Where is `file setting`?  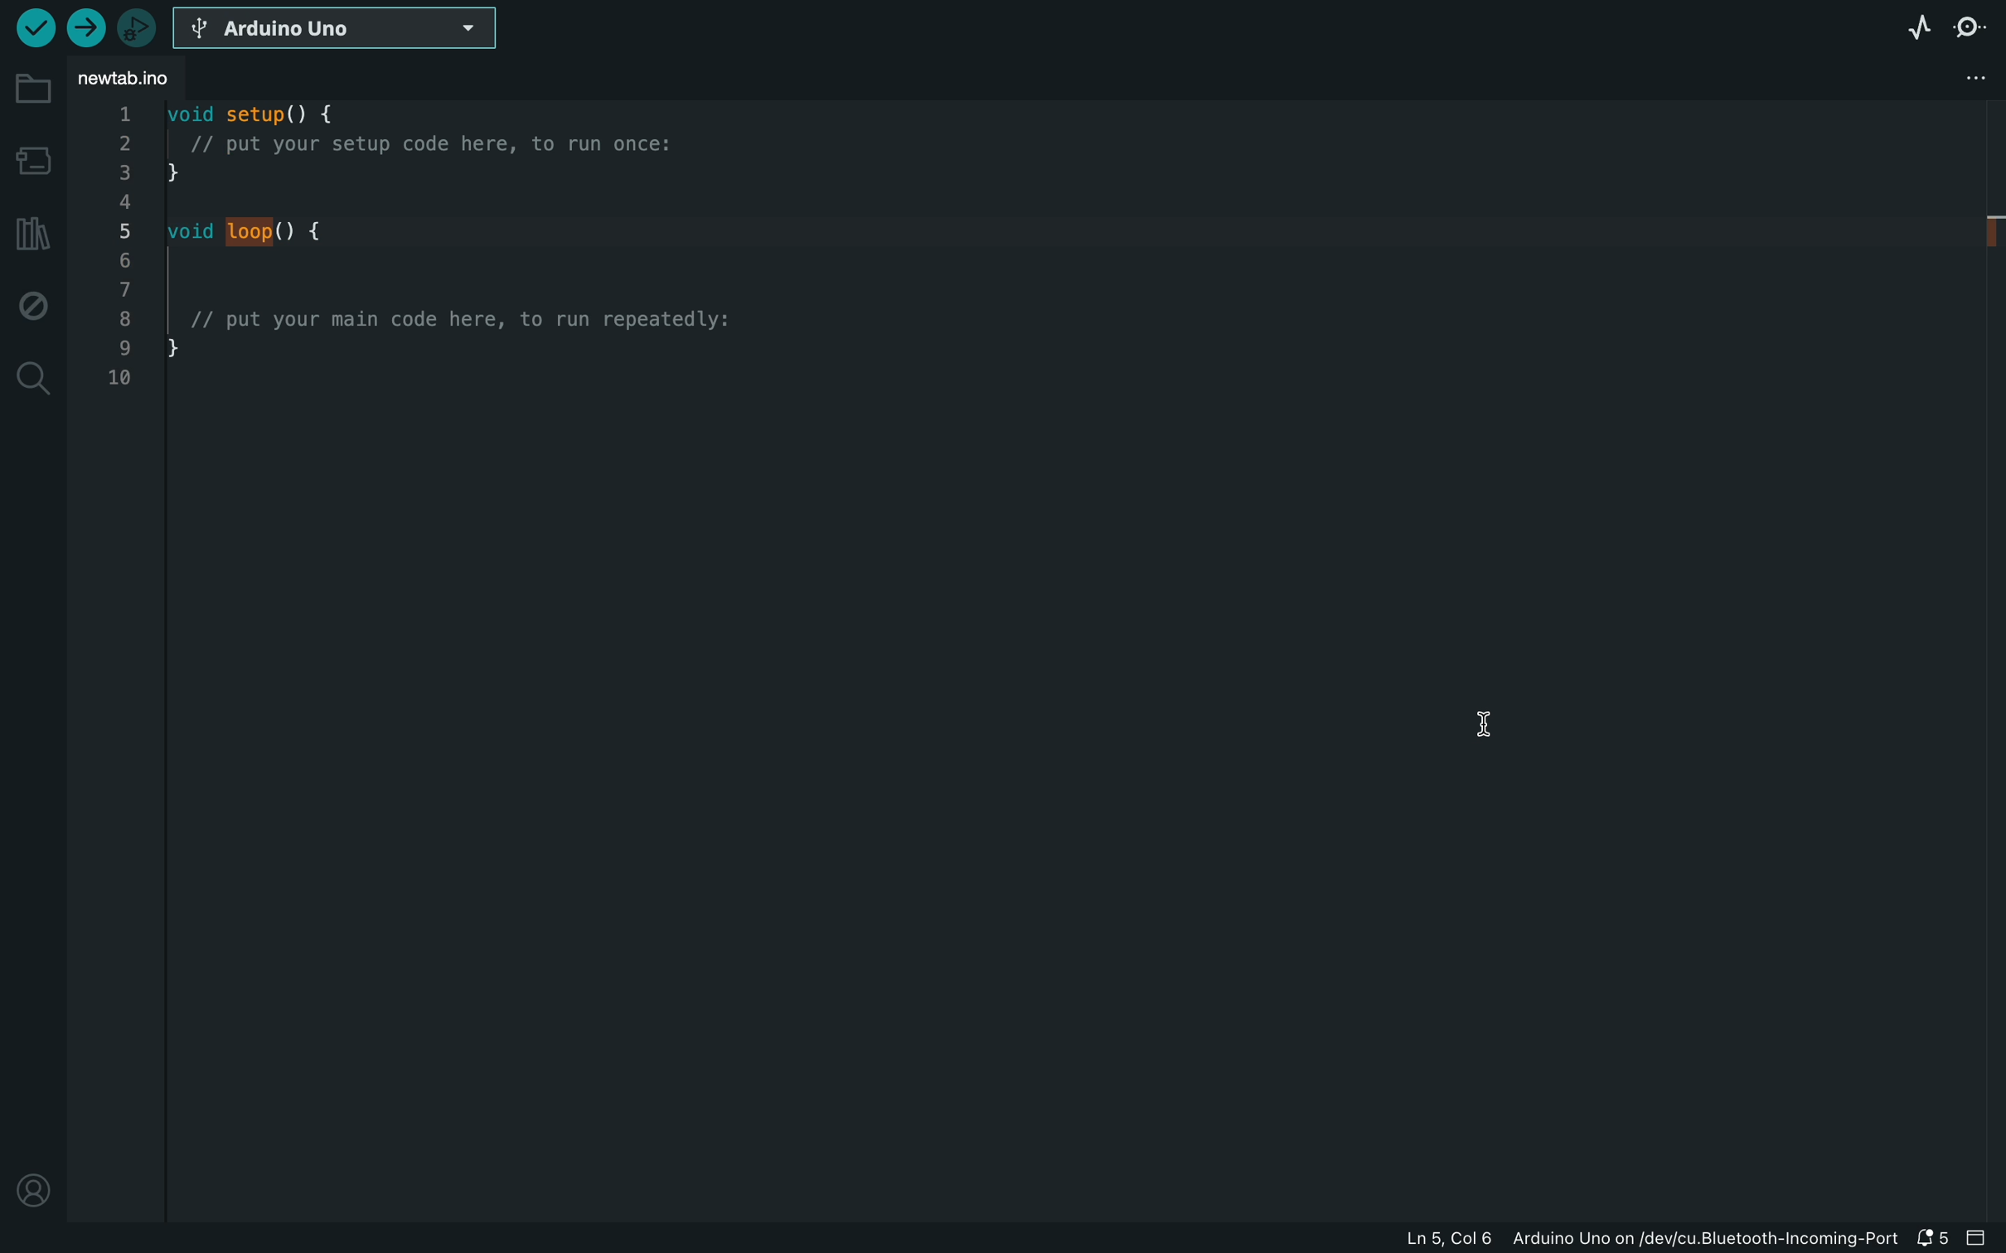 file setting is located at coordinates (1939, 77).